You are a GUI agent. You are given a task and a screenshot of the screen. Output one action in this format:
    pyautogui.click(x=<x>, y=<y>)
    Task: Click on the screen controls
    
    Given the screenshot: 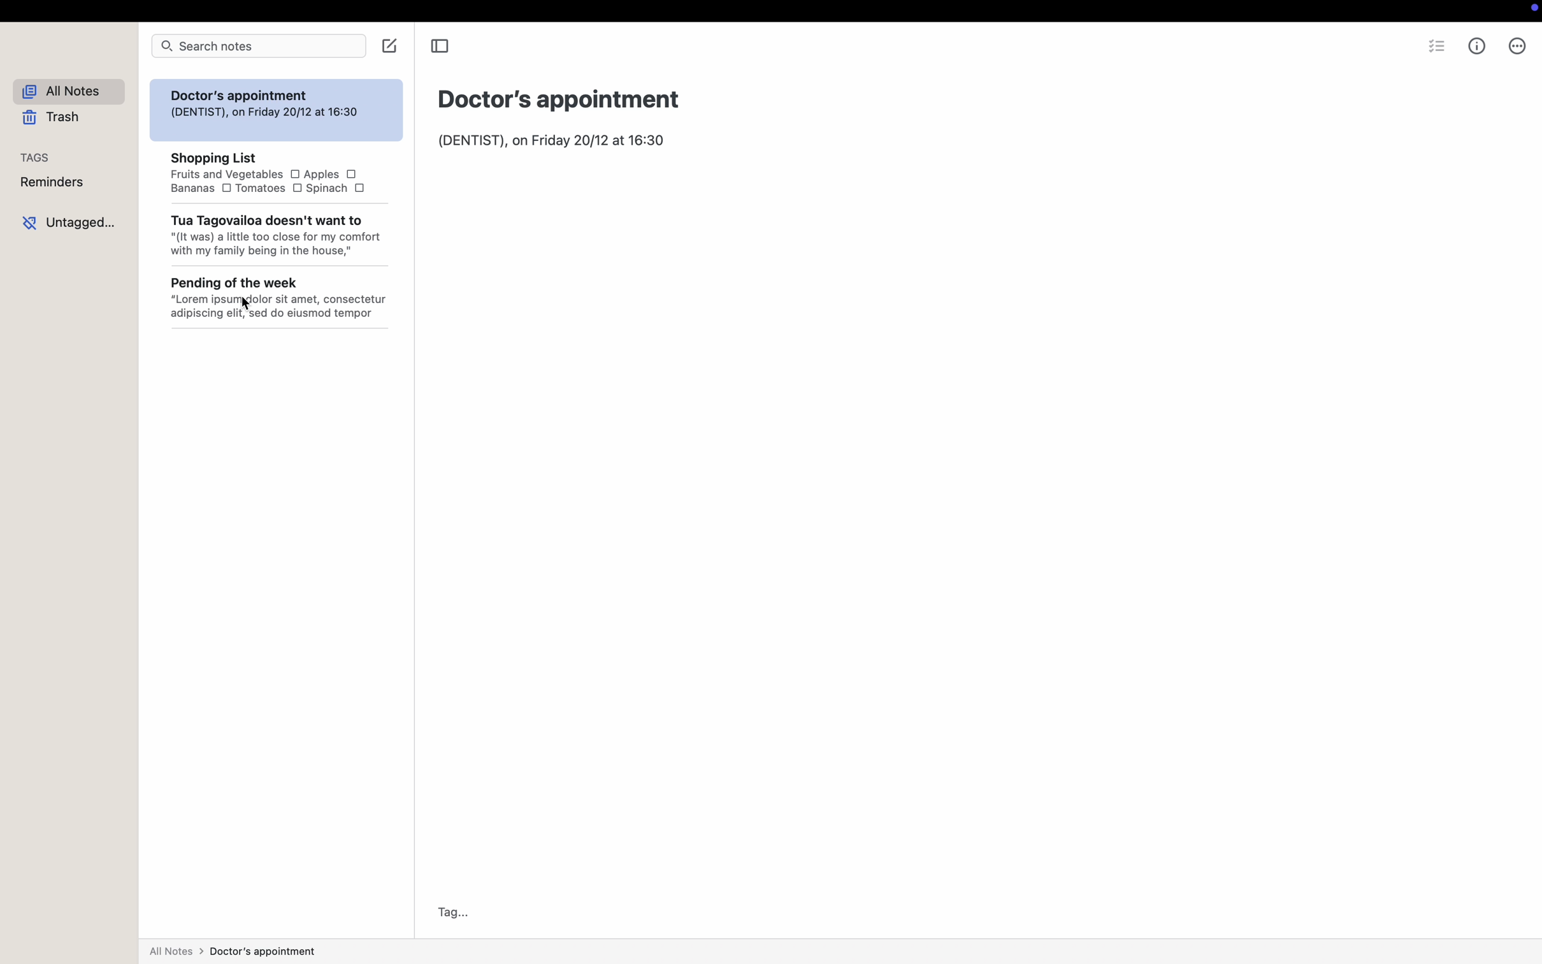 What is the action you would take?
    pyautogui.click(x=1529, y=10)
    